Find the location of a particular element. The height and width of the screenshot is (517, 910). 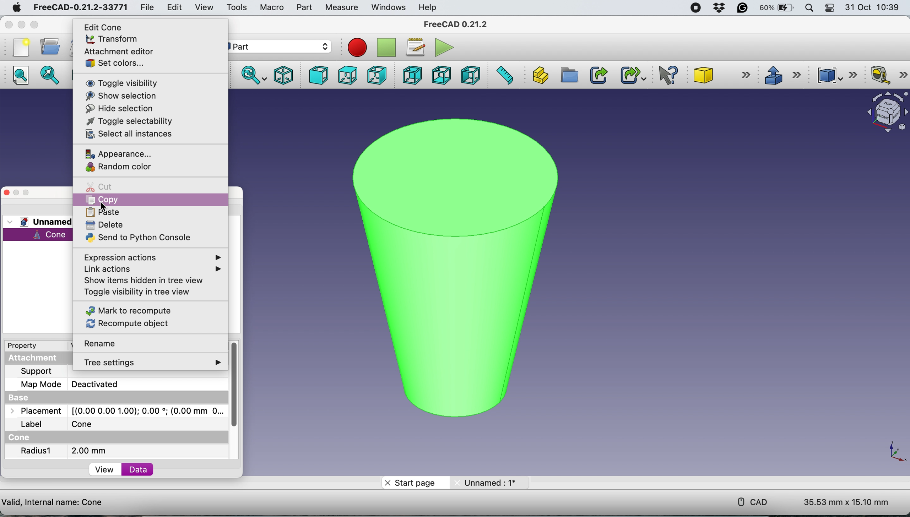

paste is located at coordinates (105, 214).